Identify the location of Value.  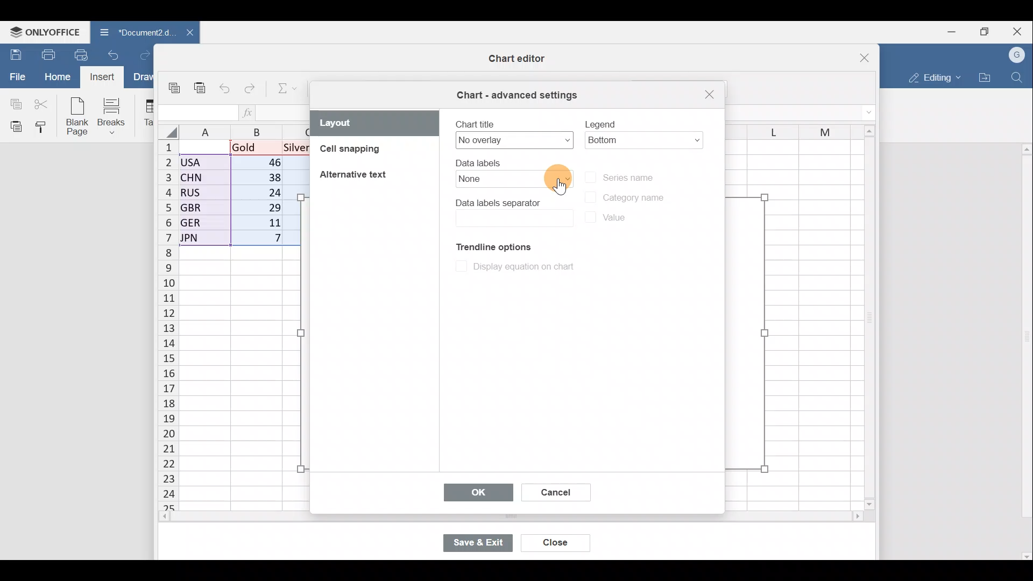
(610, 221).